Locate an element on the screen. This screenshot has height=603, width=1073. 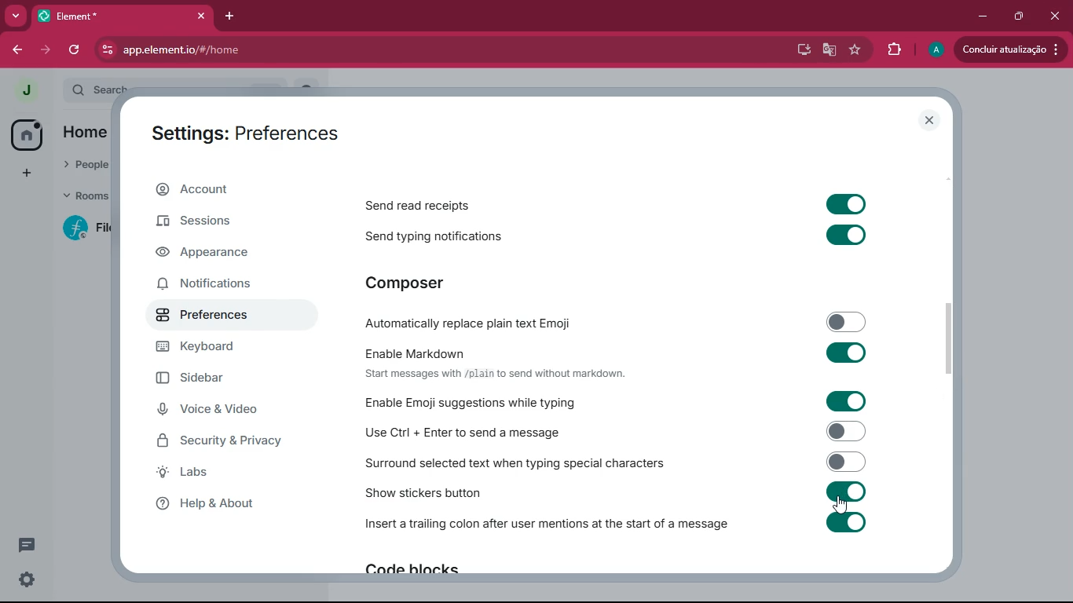
labs is located at coordinates (218, 474).